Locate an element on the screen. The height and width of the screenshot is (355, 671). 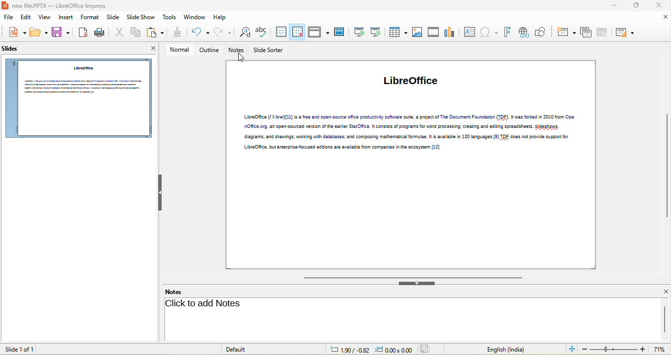
close is located at coordinates (657, 5).